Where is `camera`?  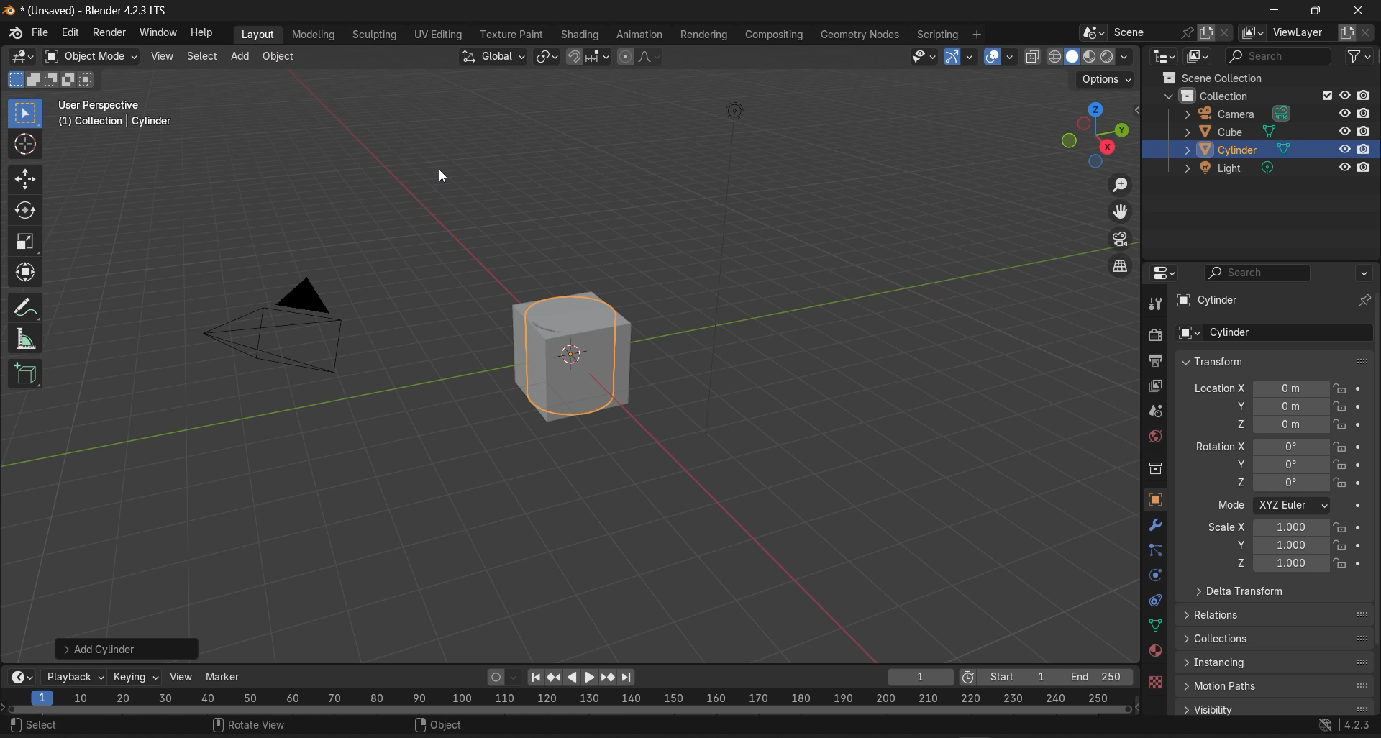
camera is located at coordinates (732, 268).